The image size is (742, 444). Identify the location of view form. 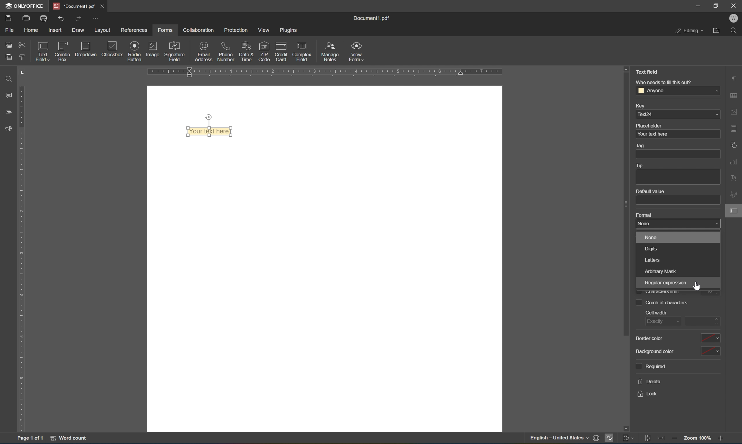
(357, 51).